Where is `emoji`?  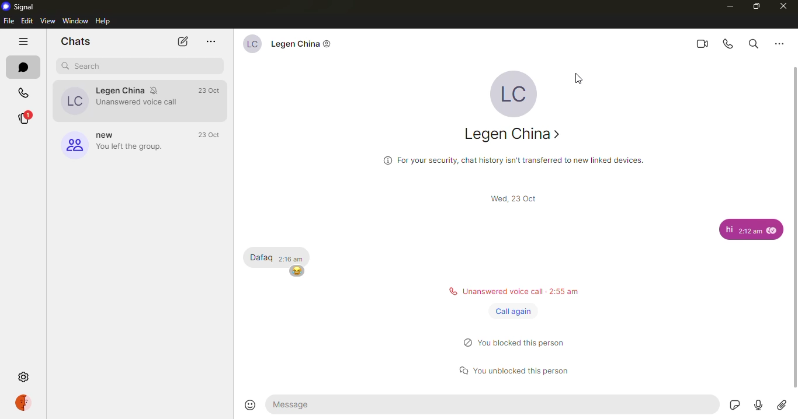
emoji is located at coordinates (297, 271).